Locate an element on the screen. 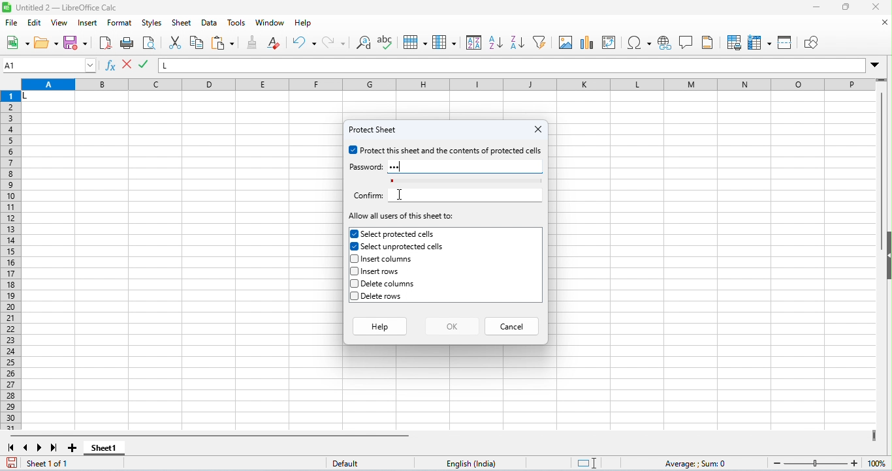 This screenshot has width=892, height=471. column is located at coordinates (444, 42).